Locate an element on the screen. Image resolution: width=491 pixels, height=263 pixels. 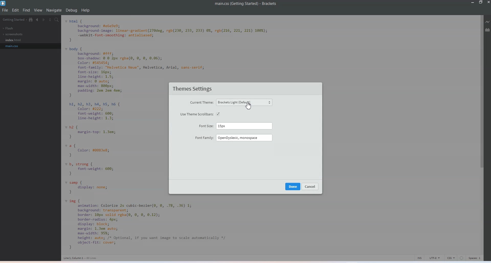
Split editor vertically and Horizontally is located at coordinates (51, 20).